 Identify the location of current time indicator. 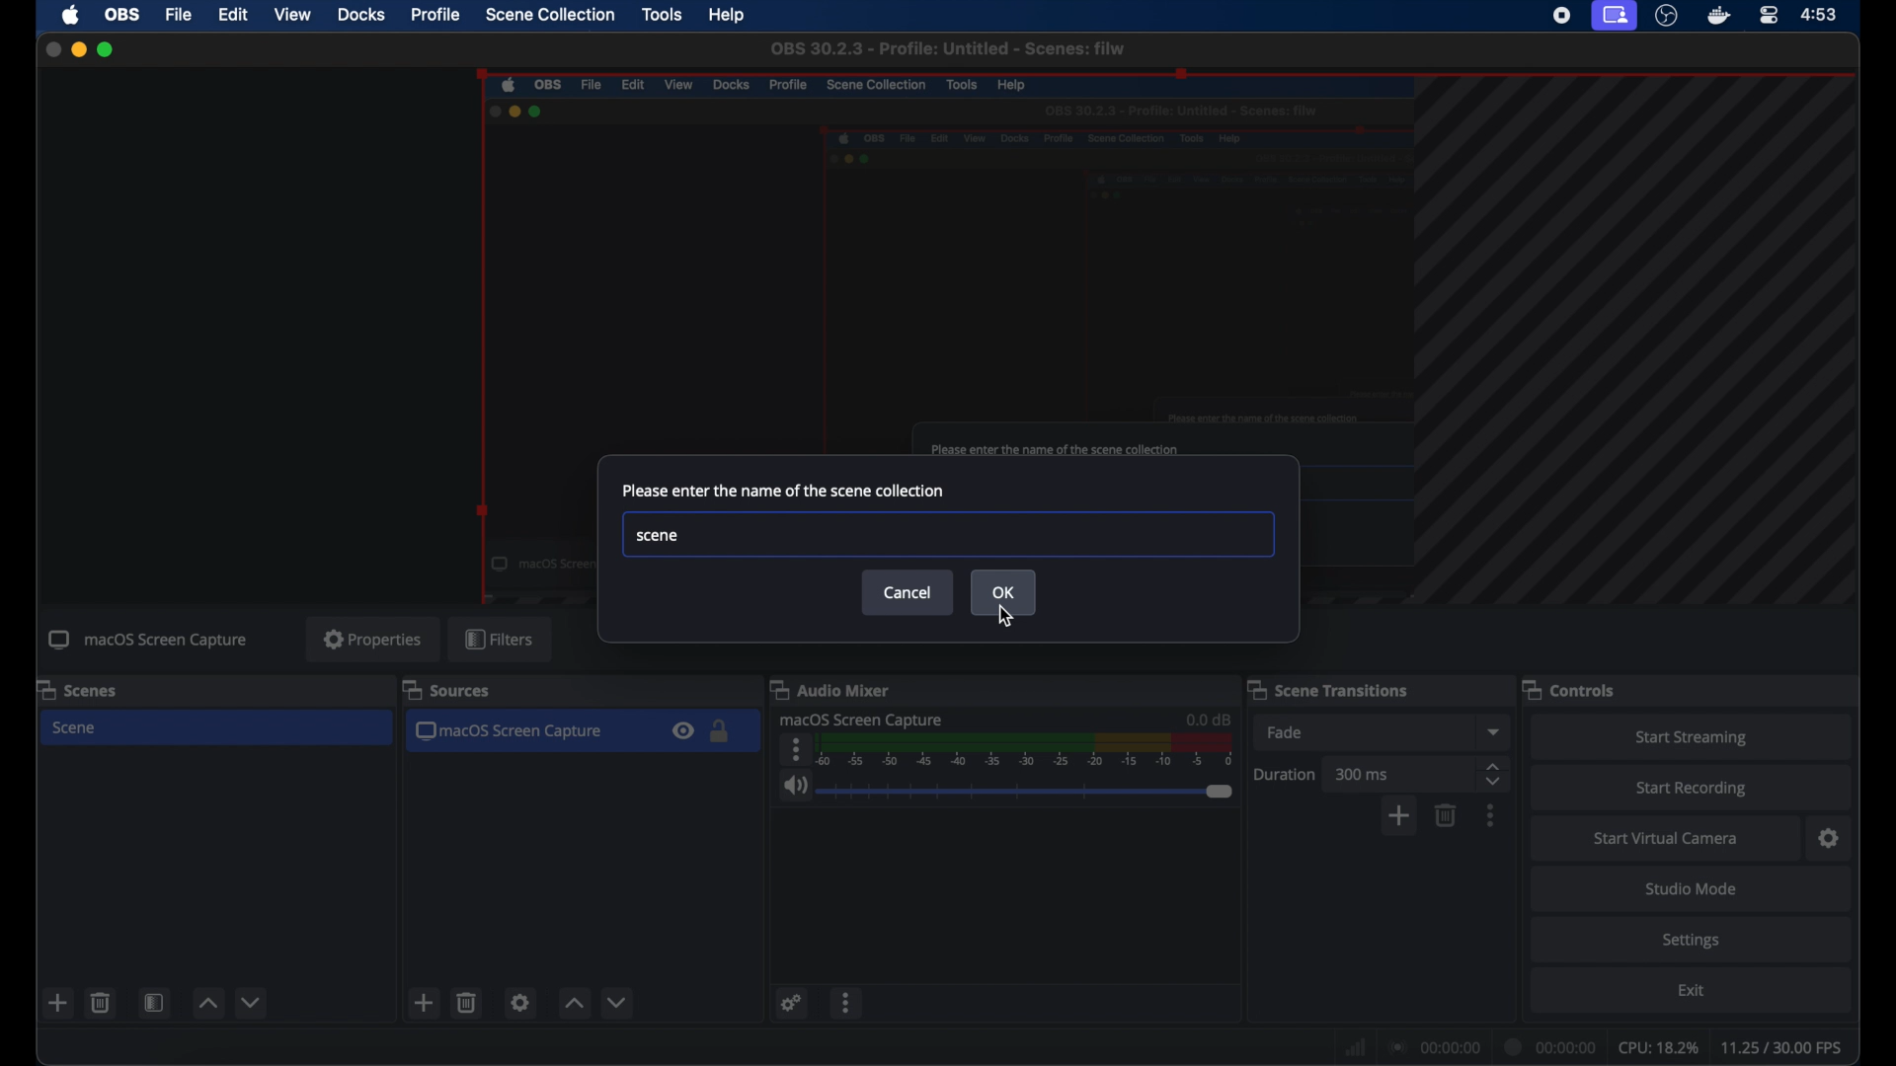
(1554, 1043).